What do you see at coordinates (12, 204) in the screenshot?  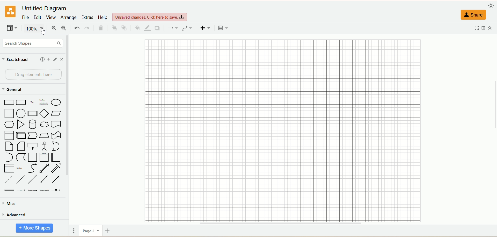 I see `misc` at bounding box center [12, 204].